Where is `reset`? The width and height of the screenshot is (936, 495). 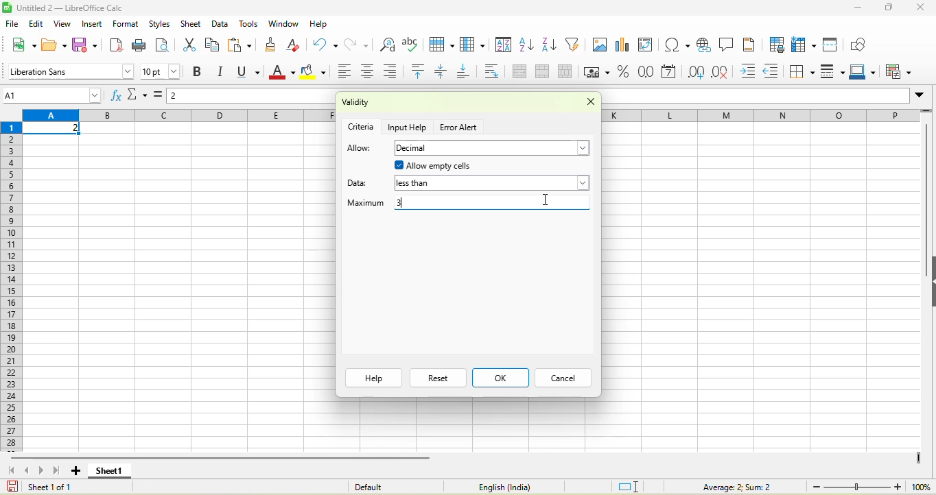 reset is located at coordinates (438, 378).